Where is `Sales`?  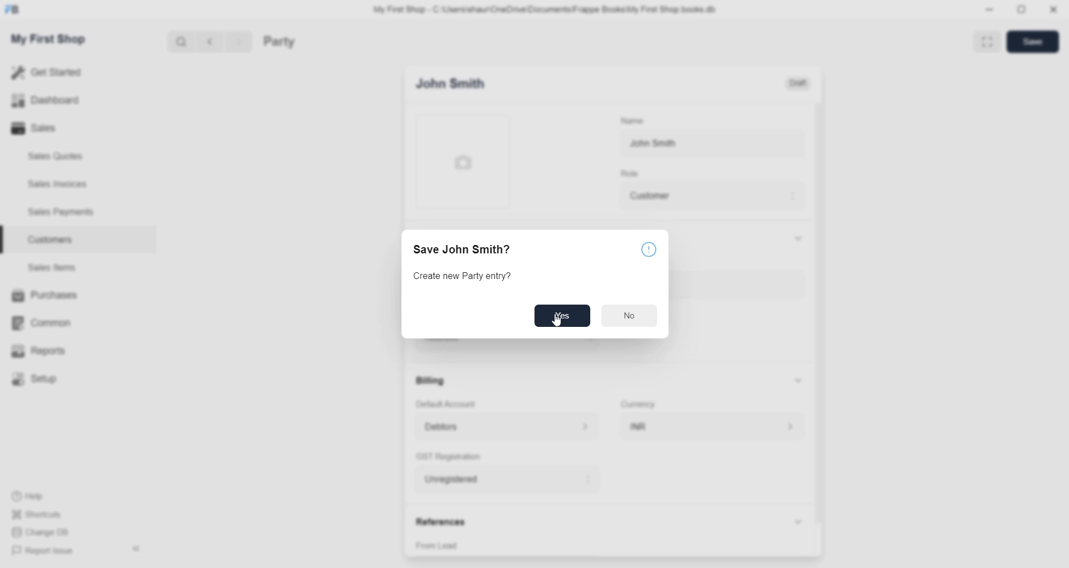
Sales is located at coordinates (47, 129).